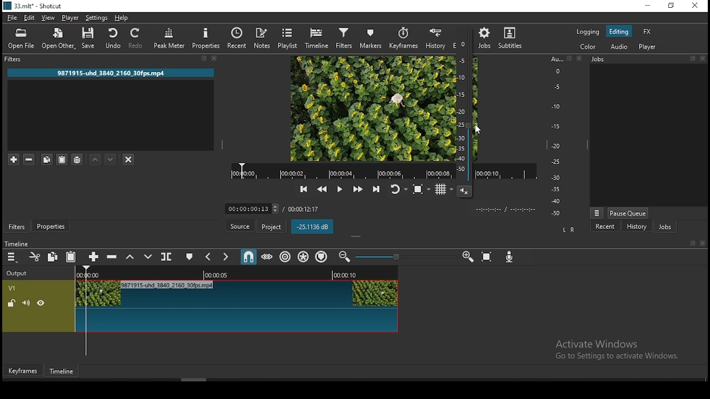  I want to click on snap, so click(248, 258).